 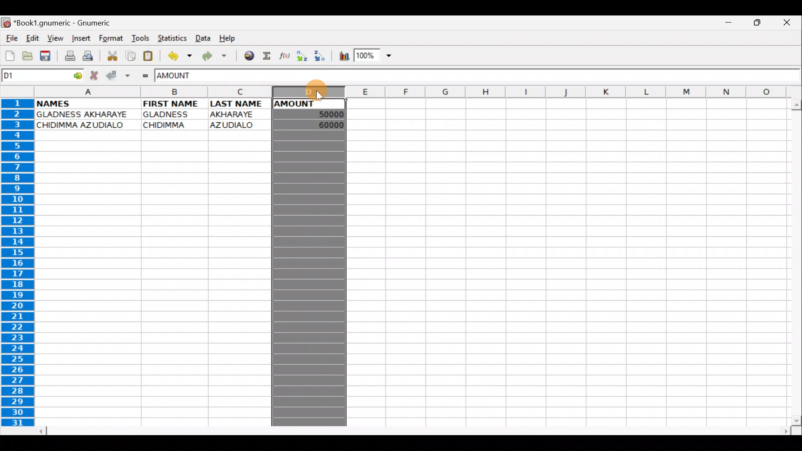 I want to click on Format, so click(x=111, y=40).